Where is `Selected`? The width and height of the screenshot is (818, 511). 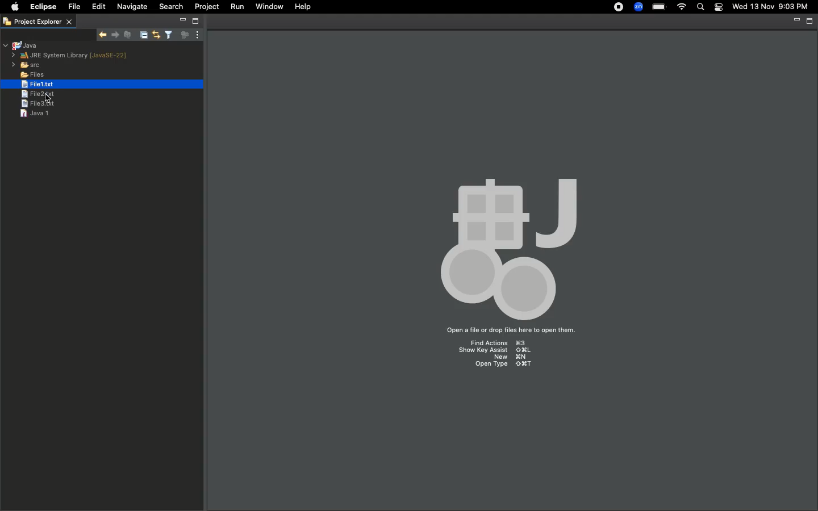 Selected is located at coordinates (40, 84).